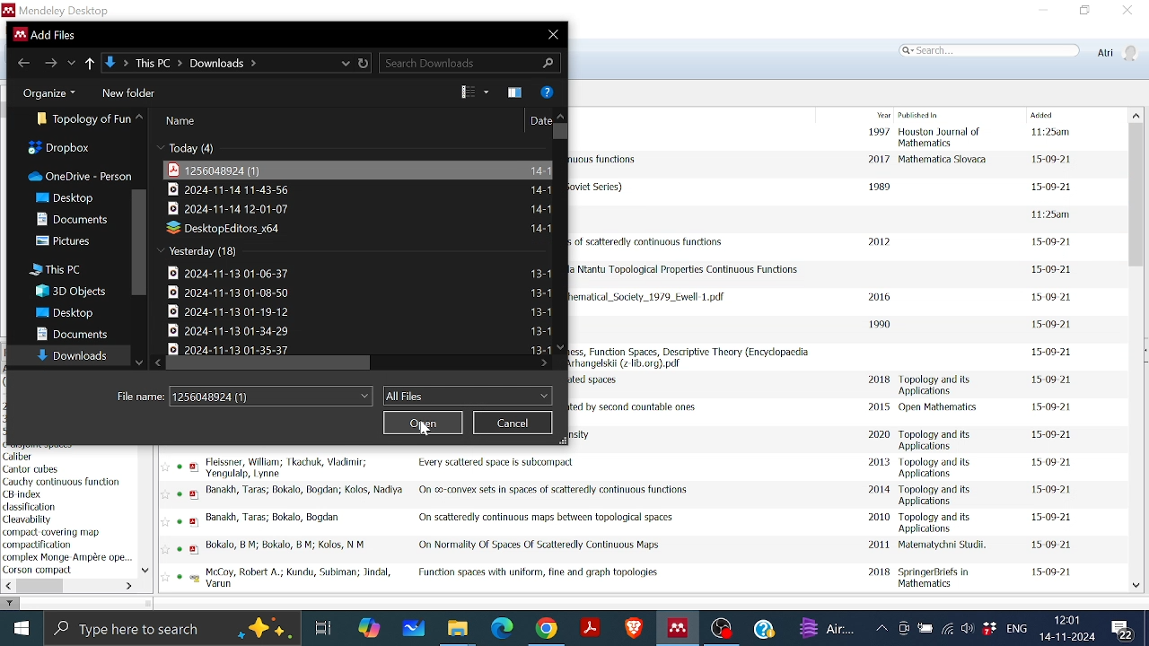 The width and height of the screenshot is (1149, 646). Describe the element at coordinates (74, 220) in the screenshot. I see `Dcouments` at that location.